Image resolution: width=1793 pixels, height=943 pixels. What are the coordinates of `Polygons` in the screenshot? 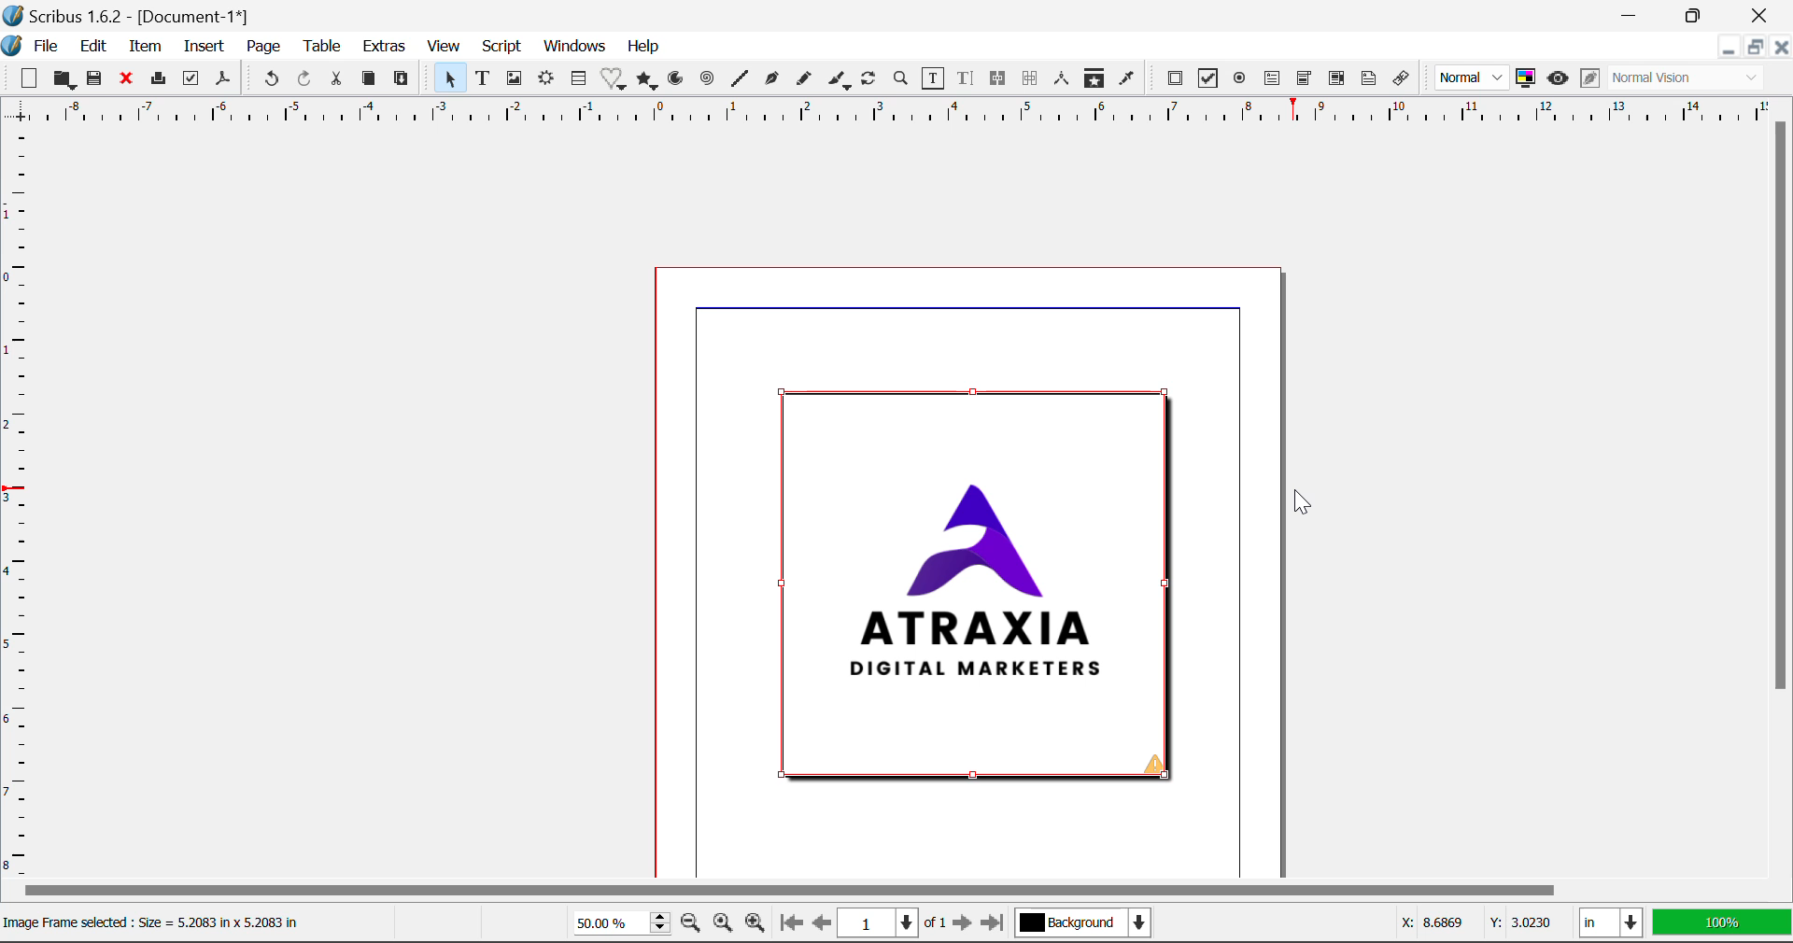 It's located at (648, 81).